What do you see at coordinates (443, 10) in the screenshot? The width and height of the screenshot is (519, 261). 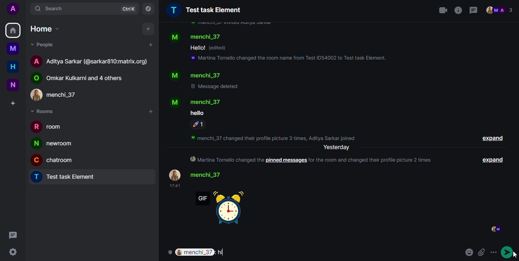 I see `video call` at bounding box center [443, 10].